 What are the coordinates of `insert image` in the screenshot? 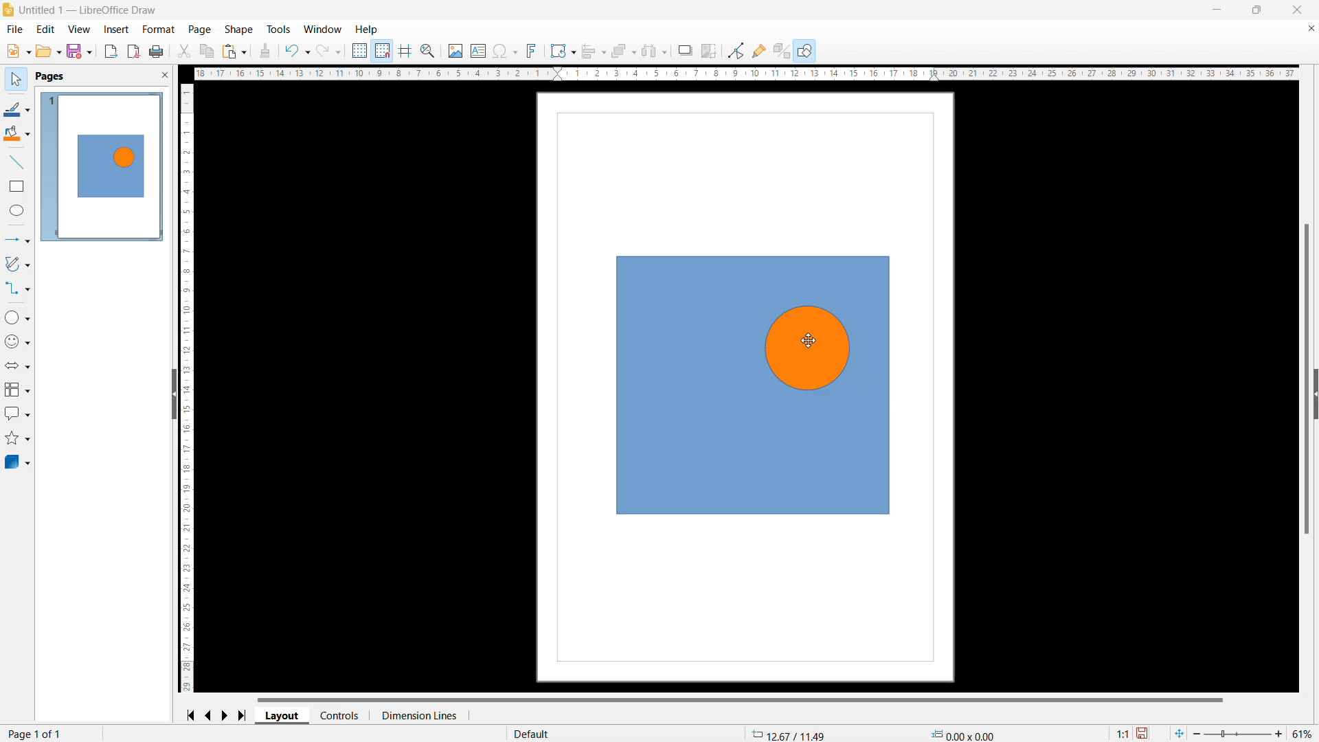 It's located at (455, 50).